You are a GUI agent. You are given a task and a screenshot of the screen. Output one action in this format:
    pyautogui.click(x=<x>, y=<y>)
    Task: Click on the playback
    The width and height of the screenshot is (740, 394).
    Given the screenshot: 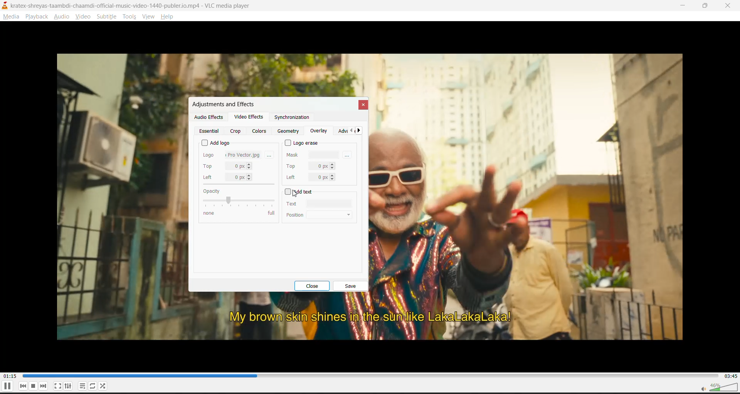 What is the action you would take?
    pyautogui.click(x=37, y=17)
    